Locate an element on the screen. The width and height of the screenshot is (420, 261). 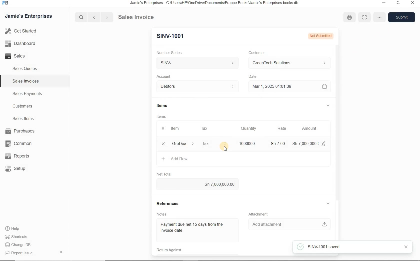
restore down is located at coordinates (383, 3).